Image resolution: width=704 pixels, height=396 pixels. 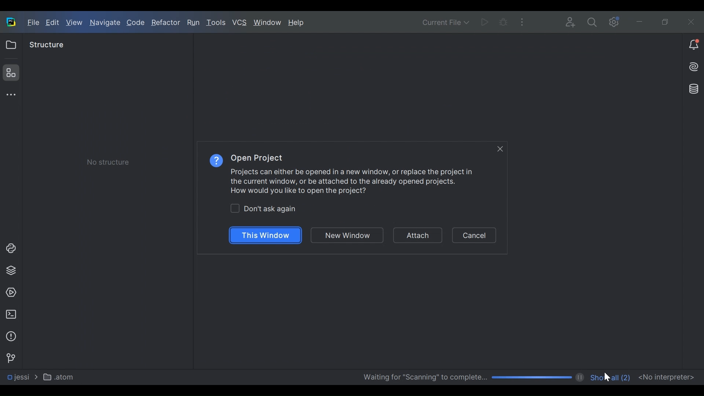 What do you see at coordinates (266, 235) in the screenshot?
I see `This Window` at bounding box center [266, 235].